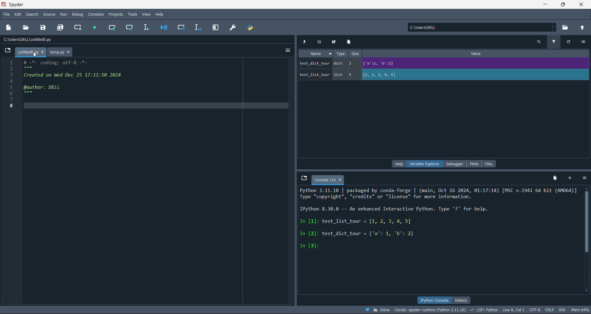 The height and width of the screenshot is (314, 591). I want to click on ipython console pane, so click(432, 299).